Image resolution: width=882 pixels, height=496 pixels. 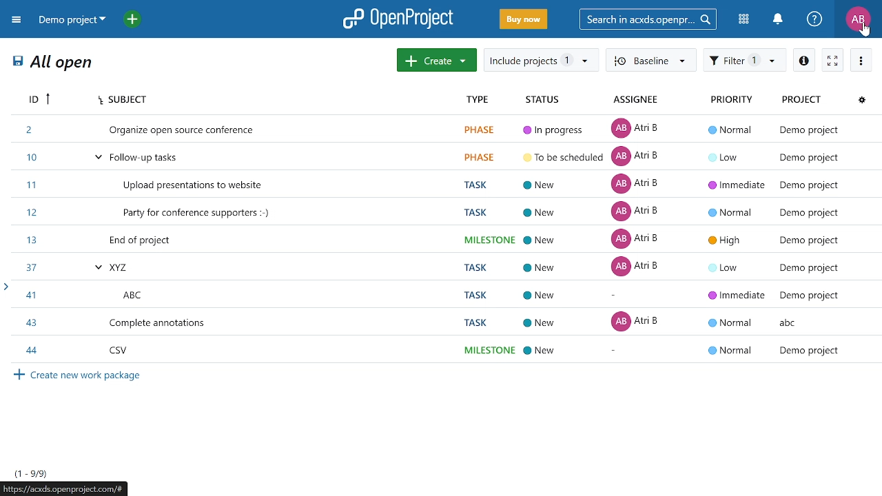 I want to click on filter, so click(x=743, y=61).